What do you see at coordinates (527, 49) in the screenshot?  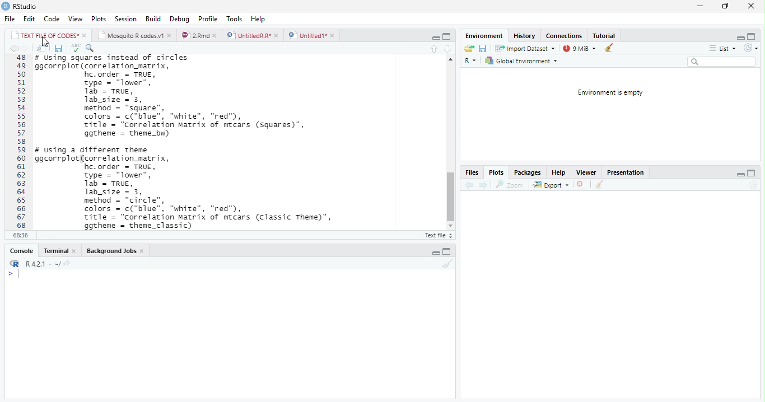 I see `imoort Dataset ~` at bounding box center [527, 49].